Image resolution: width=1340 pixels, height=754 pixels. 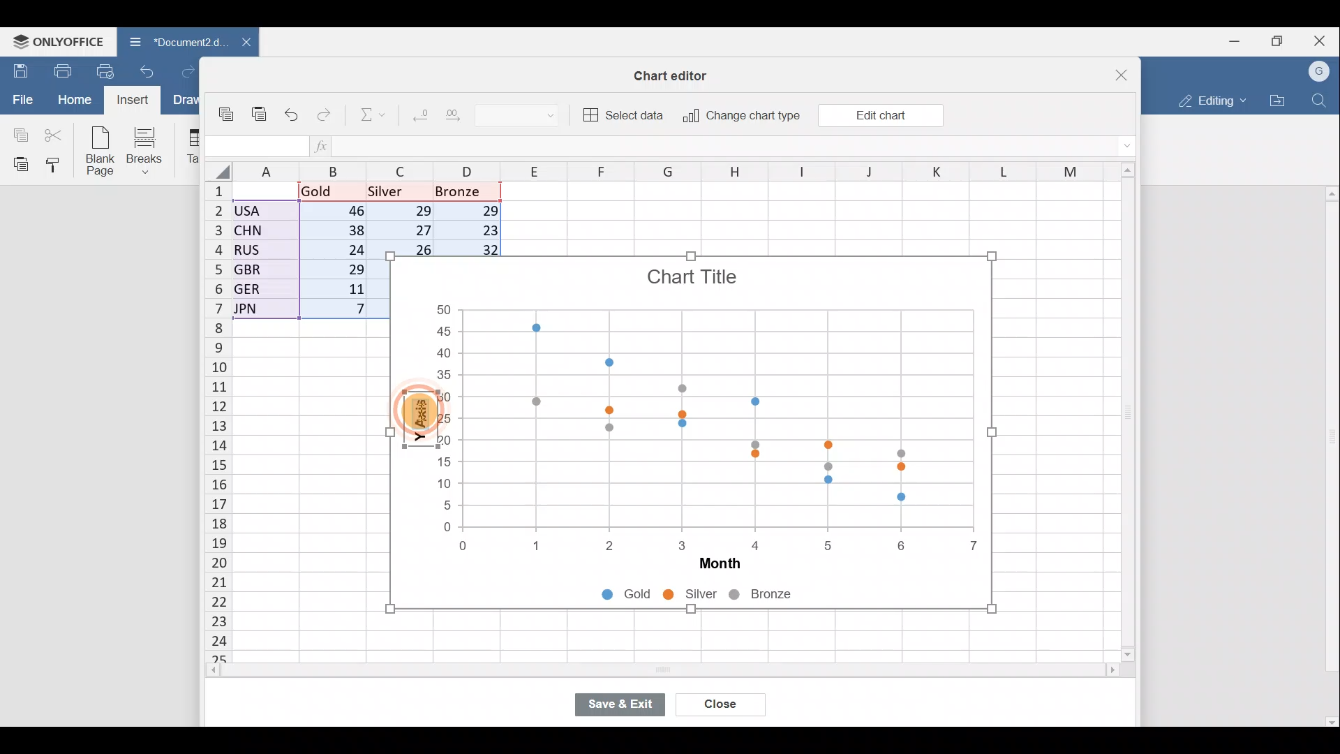 I want to click on Close, so click(x=720, y=702).